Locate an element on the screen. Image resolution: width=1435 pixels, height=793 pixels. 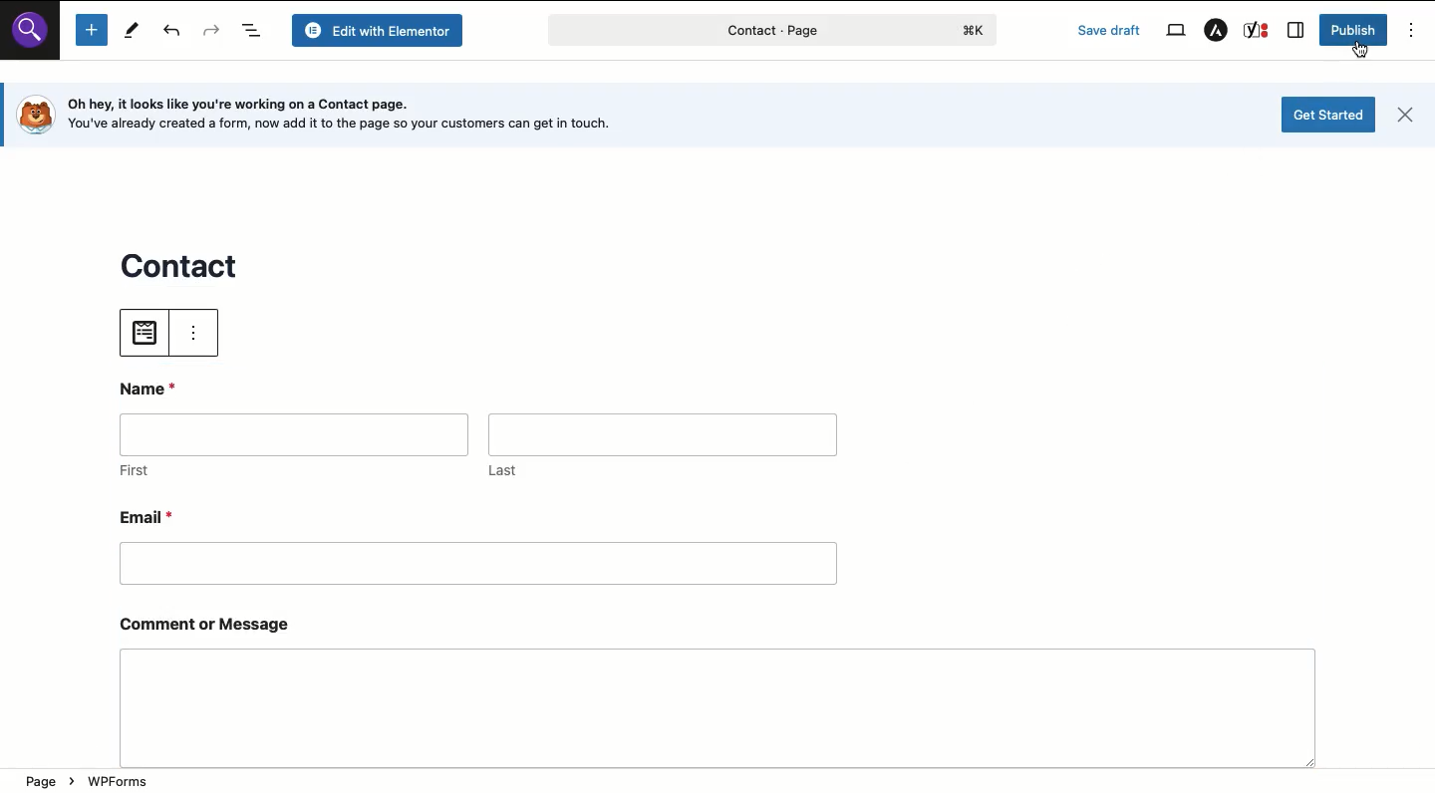
Comment or message is located at coordinates (718, 690).